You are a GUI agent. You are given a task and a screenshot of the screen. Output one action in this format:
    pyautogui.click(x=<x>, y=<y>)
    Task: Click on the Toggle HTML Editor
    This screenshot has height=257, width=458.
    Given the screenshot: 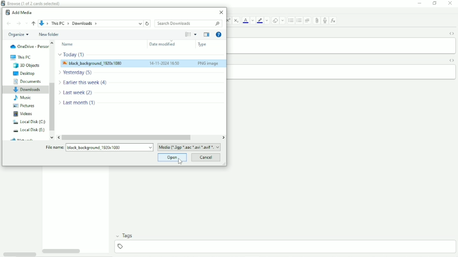 What is the action you would take?
    pyautogui.click(x=20, y=253)
    